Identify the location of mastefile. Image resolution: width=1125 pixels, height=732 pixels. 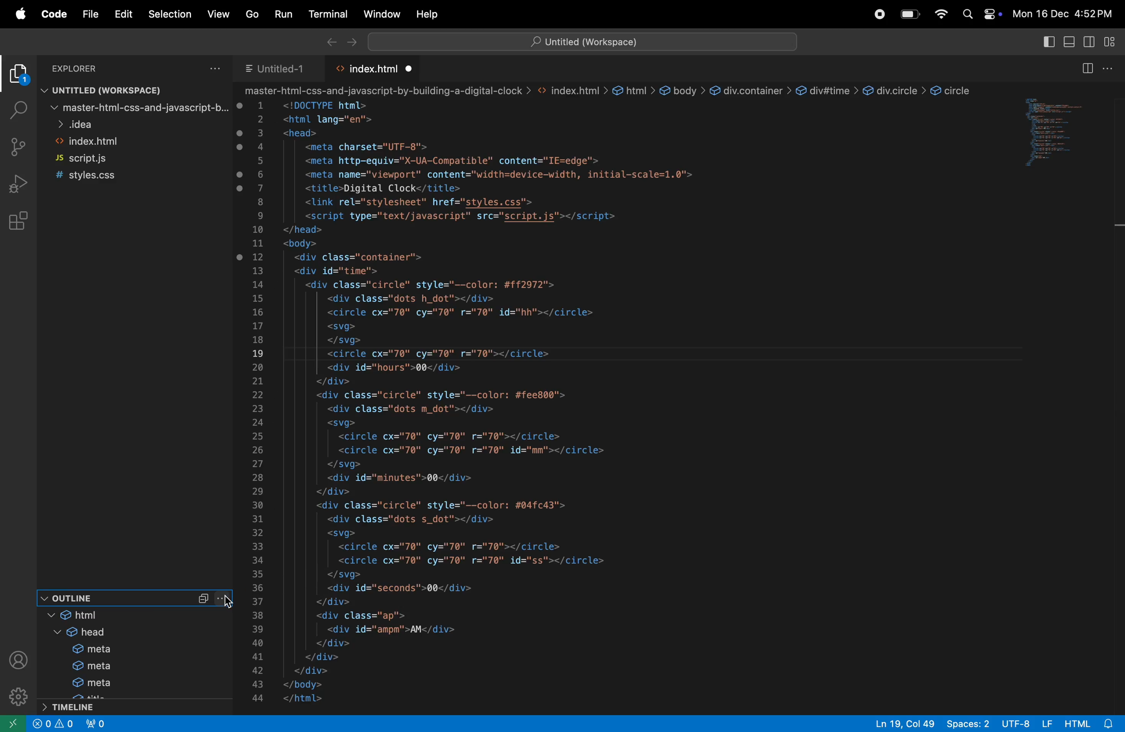
(135, 107).